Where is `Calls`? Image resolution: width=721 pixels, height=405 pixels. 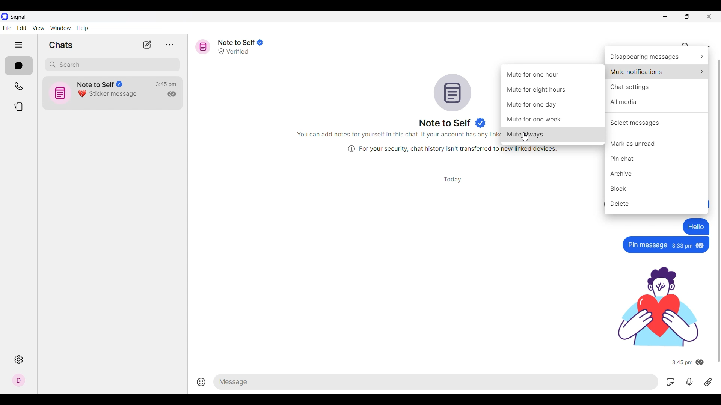
Calls is located at coordinates (19, 86).